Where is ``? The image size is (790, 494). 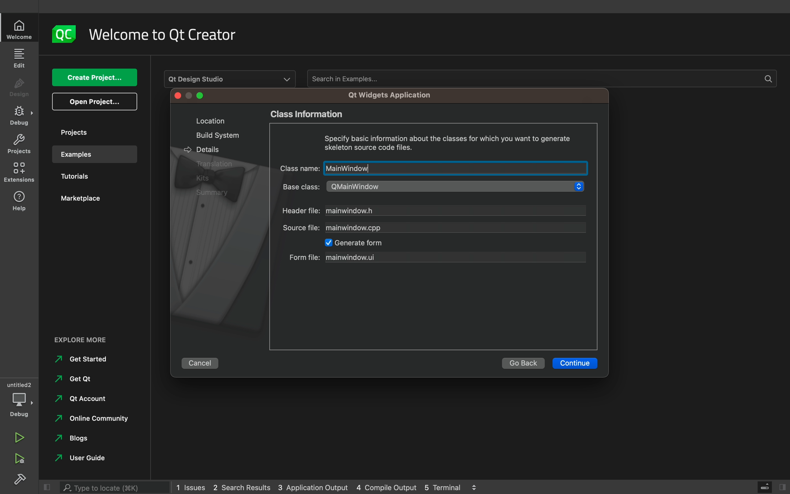
 is located at coordinates (20, 116).